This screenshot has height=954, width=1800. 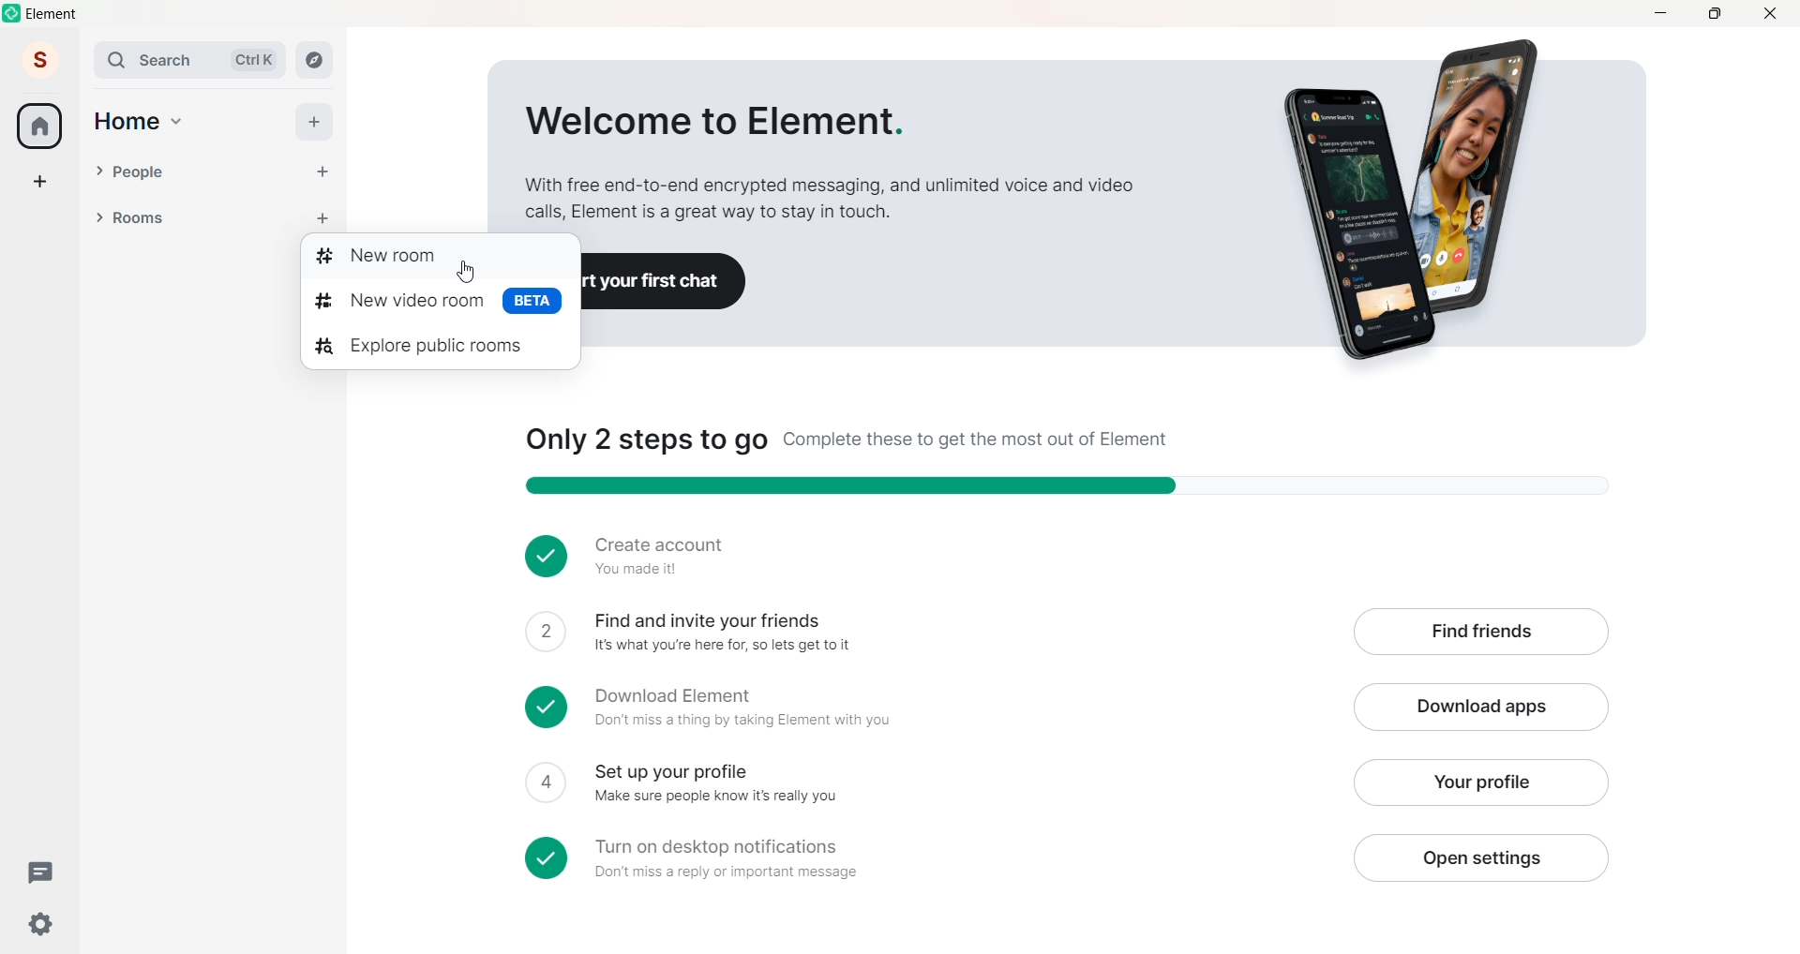 What do you see at coordinates (1085, 486) in the screenshot?
I see `Completion Bar` at bounding box center [1085, 486].